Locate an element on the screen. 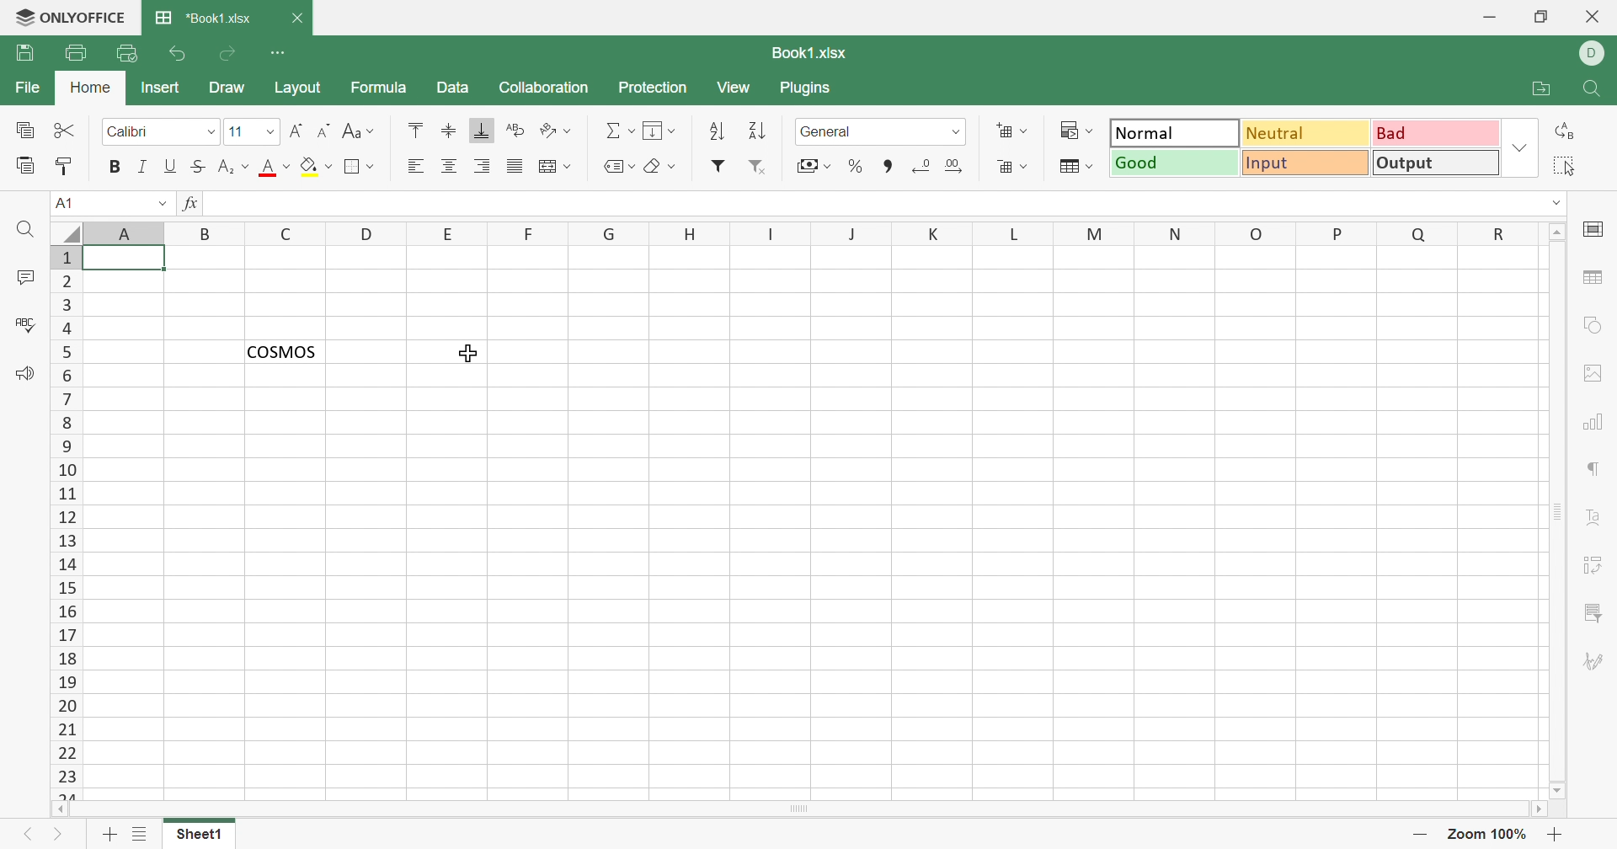  Find is located at coordinates (26, 231).